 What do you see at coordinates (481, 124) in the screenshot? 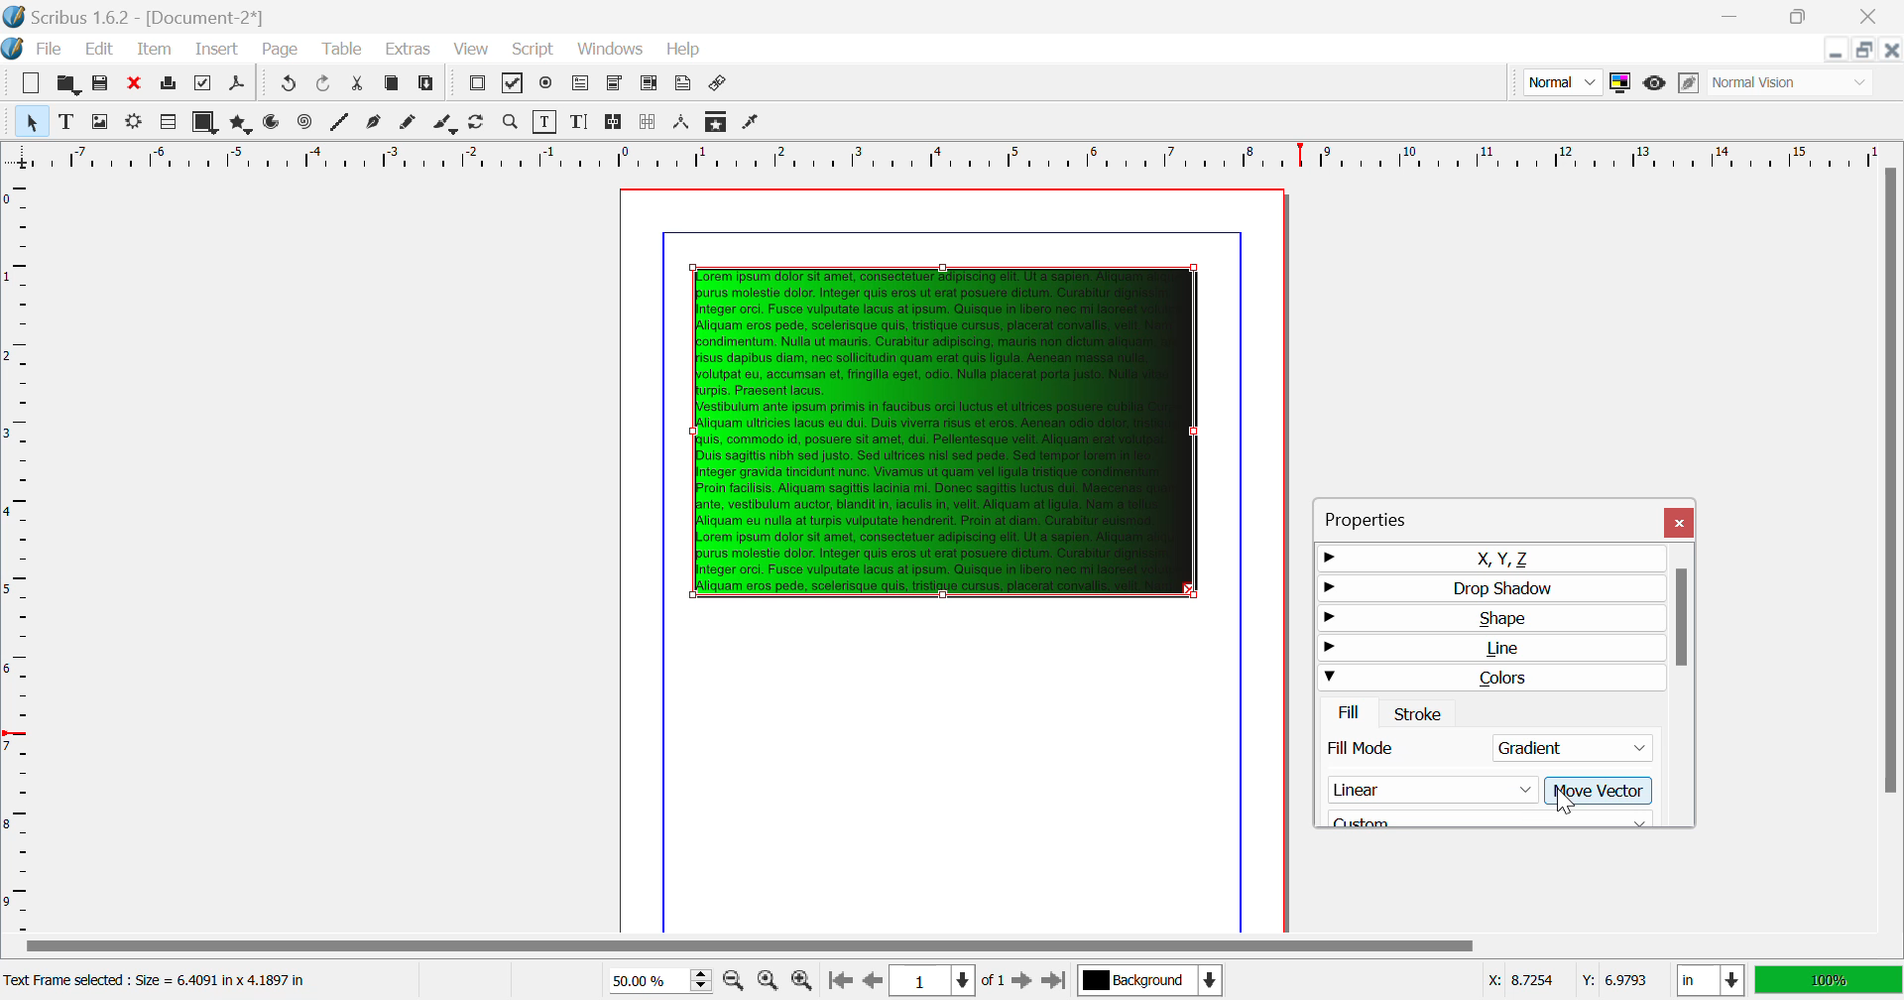
I see `Page Rotation` at bounding box center [481, 124].